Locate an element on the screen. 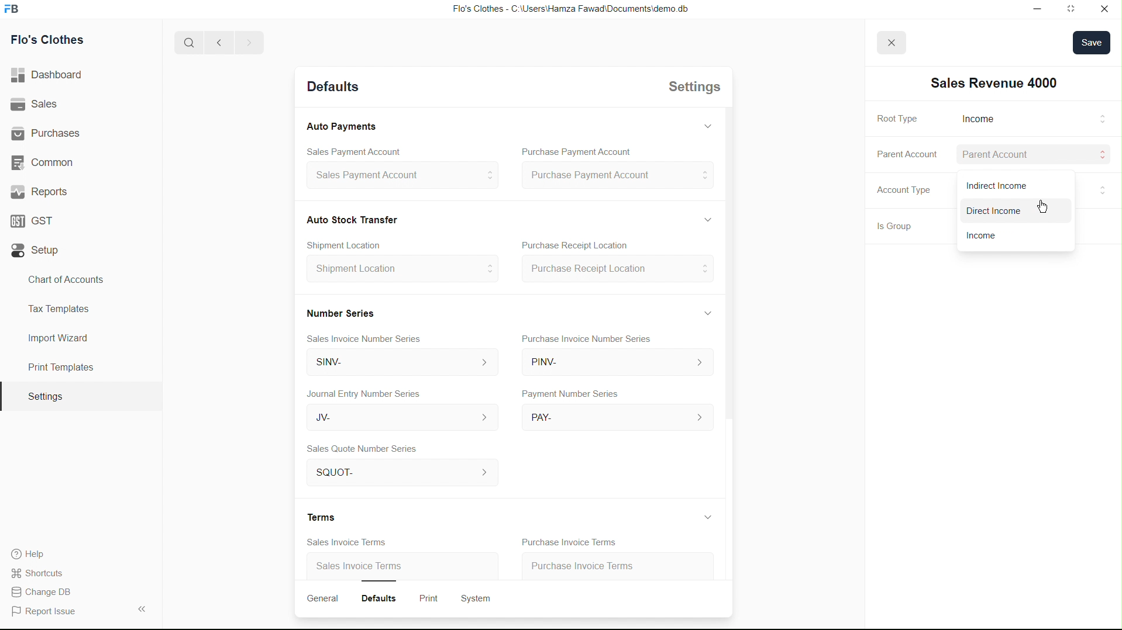 Image resolution: width=1122 pixels, height=630 pixels. Change DB is located at coordinates (45, 593).